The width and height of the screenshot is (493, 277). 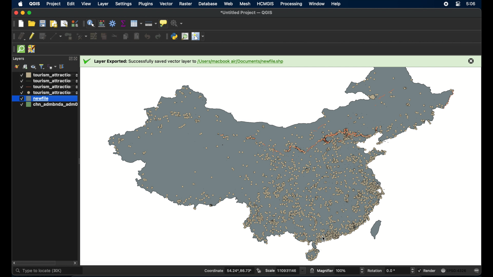 What do you see at coordinates (186, 62) in the screenshot?
I see `layer exported confirmation pop up` at bounding box center [186, 62].